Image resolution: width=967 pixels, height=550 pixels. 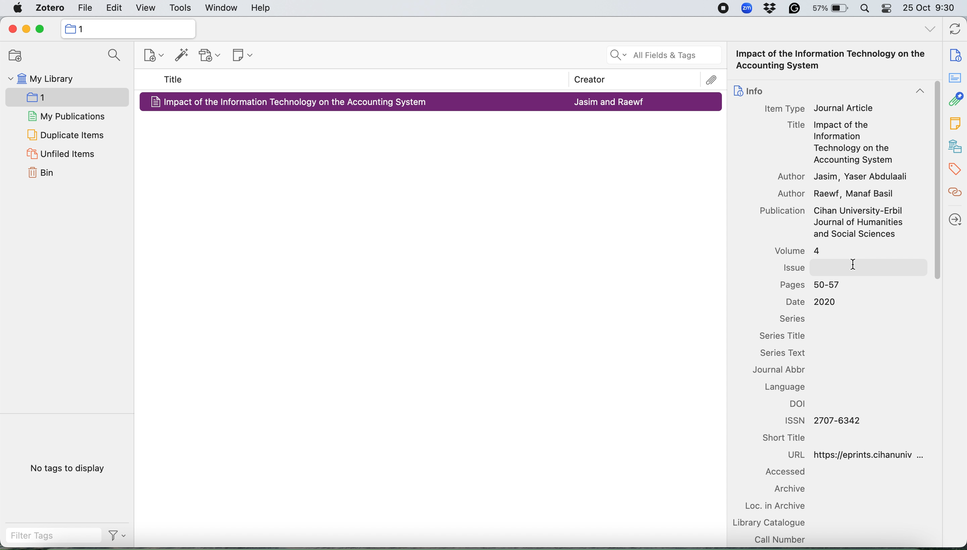 What do you see at coordinates (867, 268) in the screenshot?
I see `Input field` at bounding box center [867, 268].